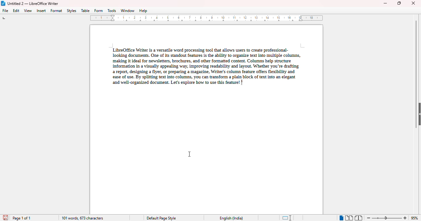 The width and height of the screenshot is (421, 221). Describe the element at coordinates (207, 18) in the screenshot. I see `ruler` at that location.